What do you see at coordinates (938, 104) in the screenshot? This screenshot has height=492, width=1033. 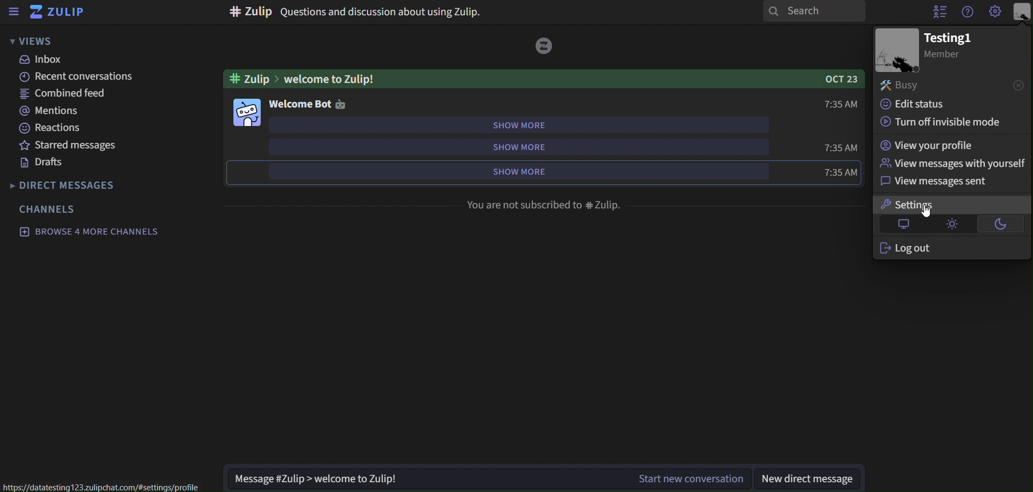 I see `edit status` at bounding box center [938, 104].